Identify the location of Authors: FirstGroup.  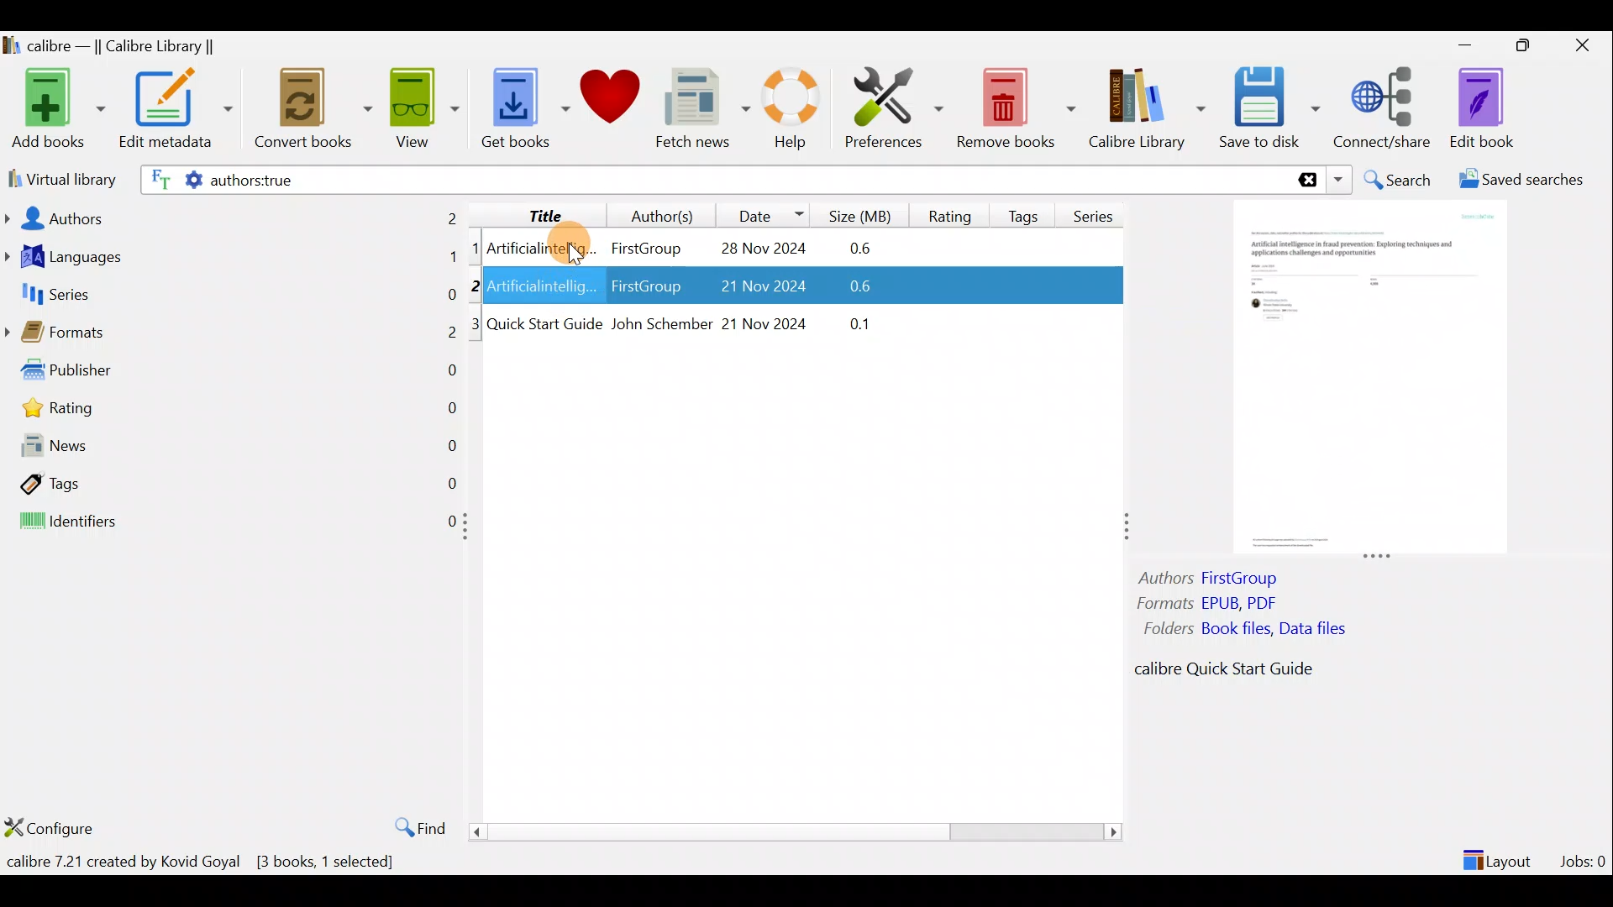
(1213, 580).